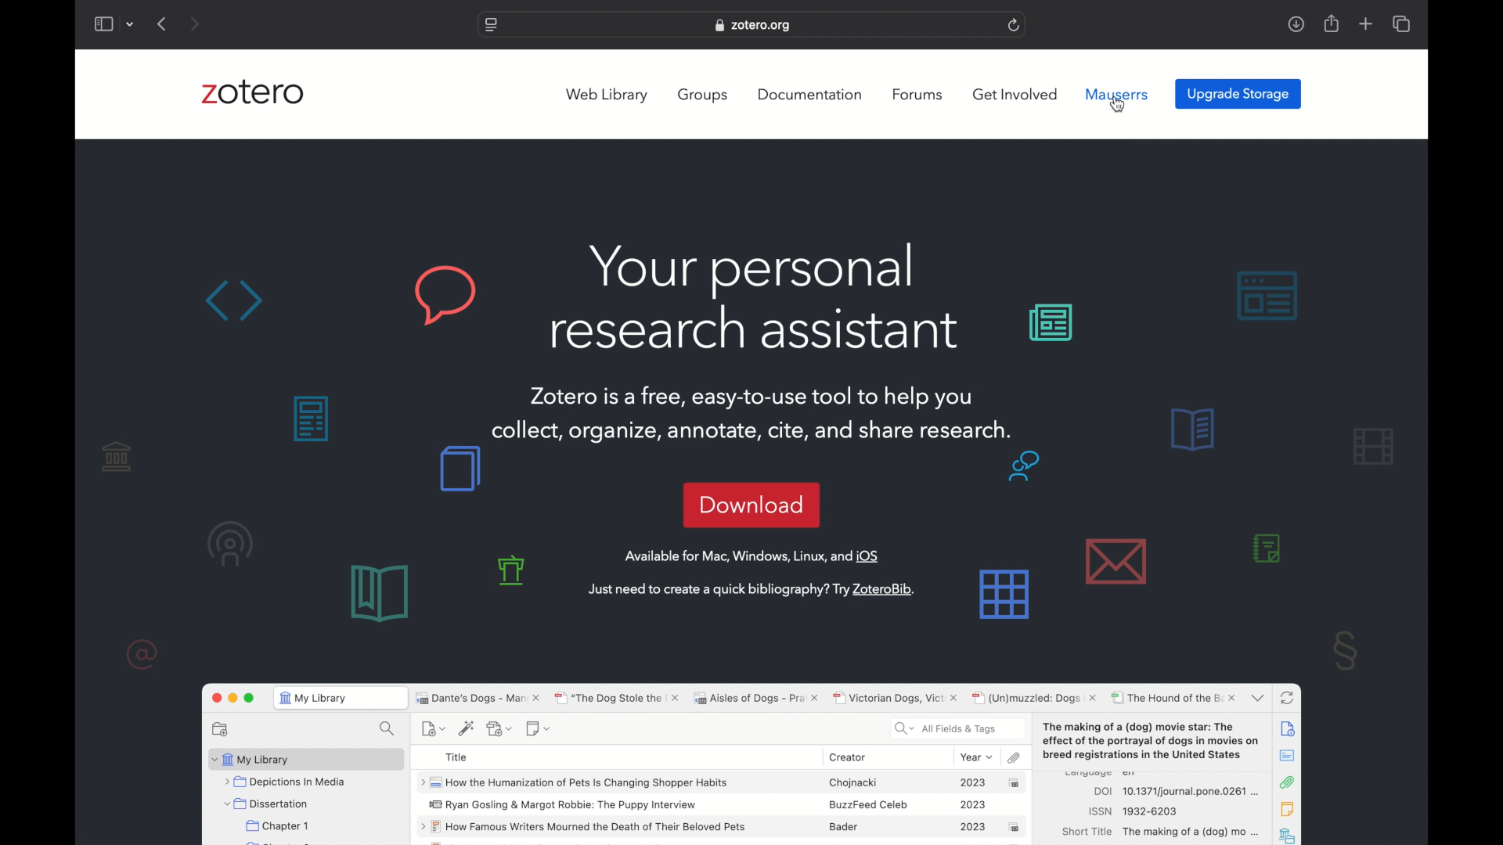 This screenshot has height=845, width=1503. I want to click on documentation, so click(809, 94).